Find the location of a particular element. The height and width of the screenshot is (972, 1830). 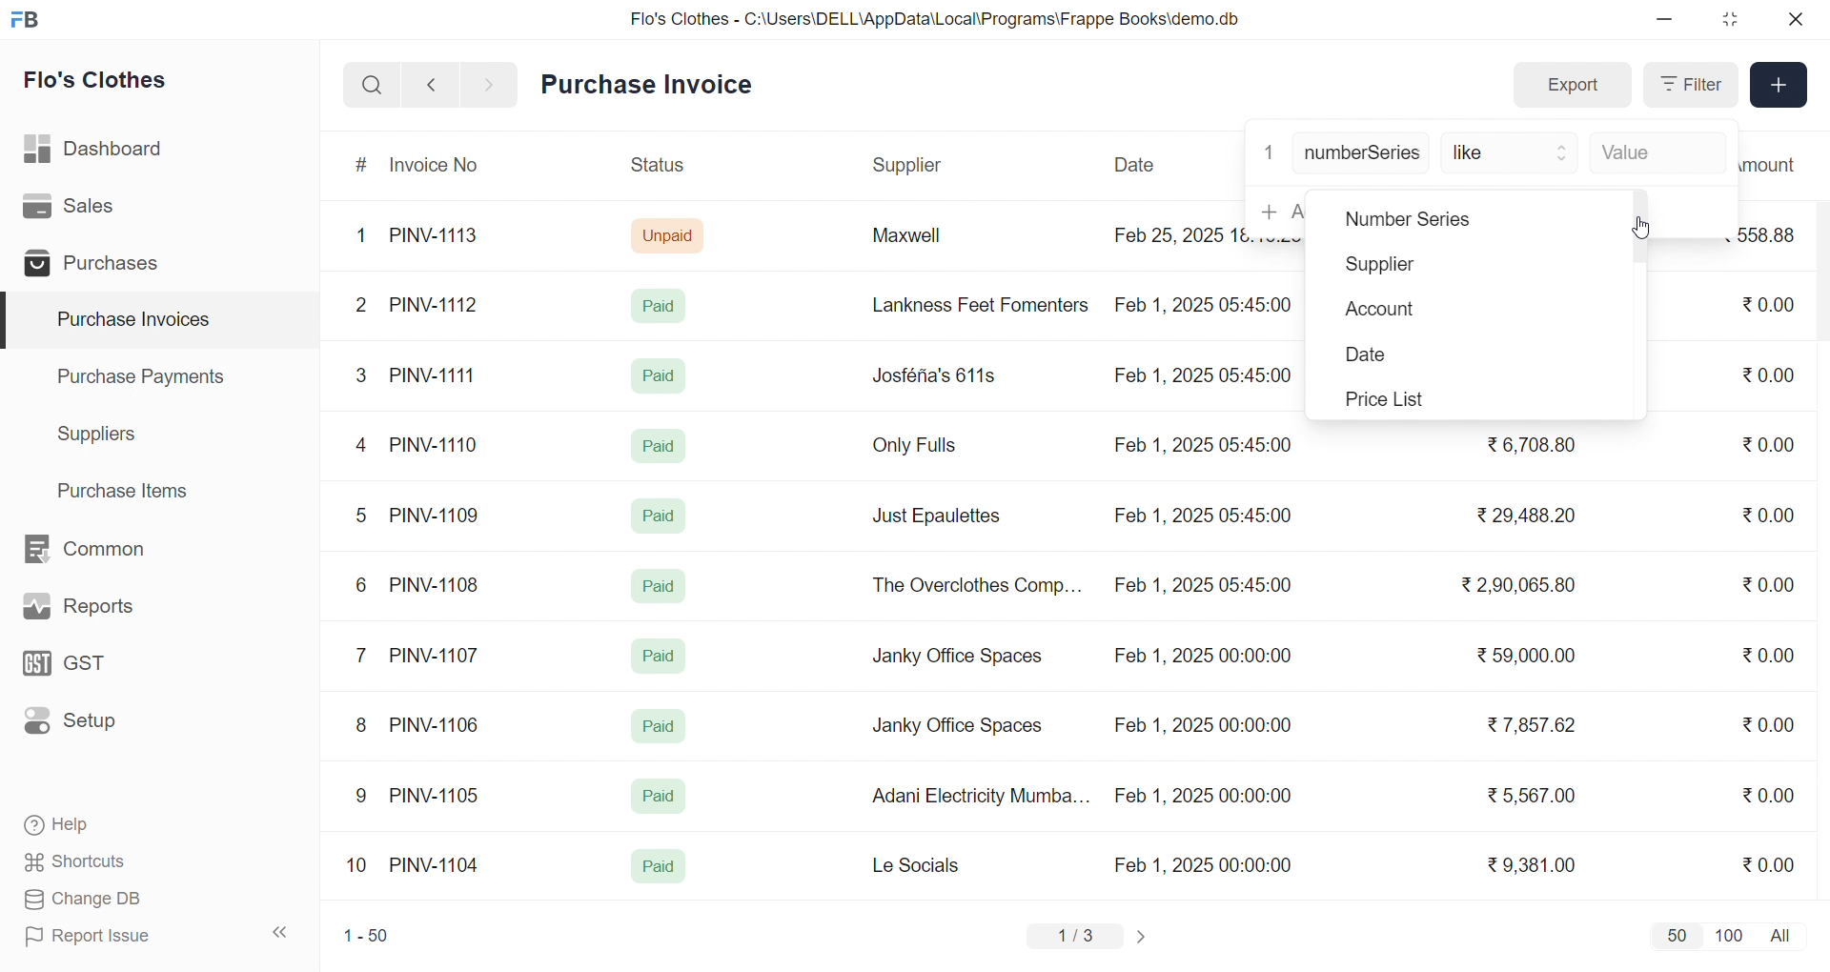

₹0.00 is located at coordinates (1767, 587).